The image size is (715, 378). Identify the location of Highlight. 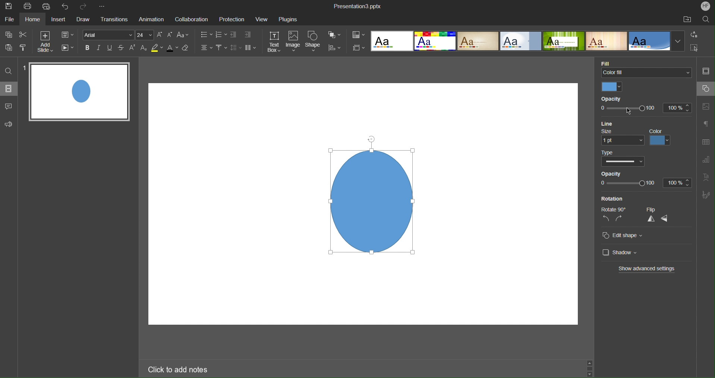
(157, 49).